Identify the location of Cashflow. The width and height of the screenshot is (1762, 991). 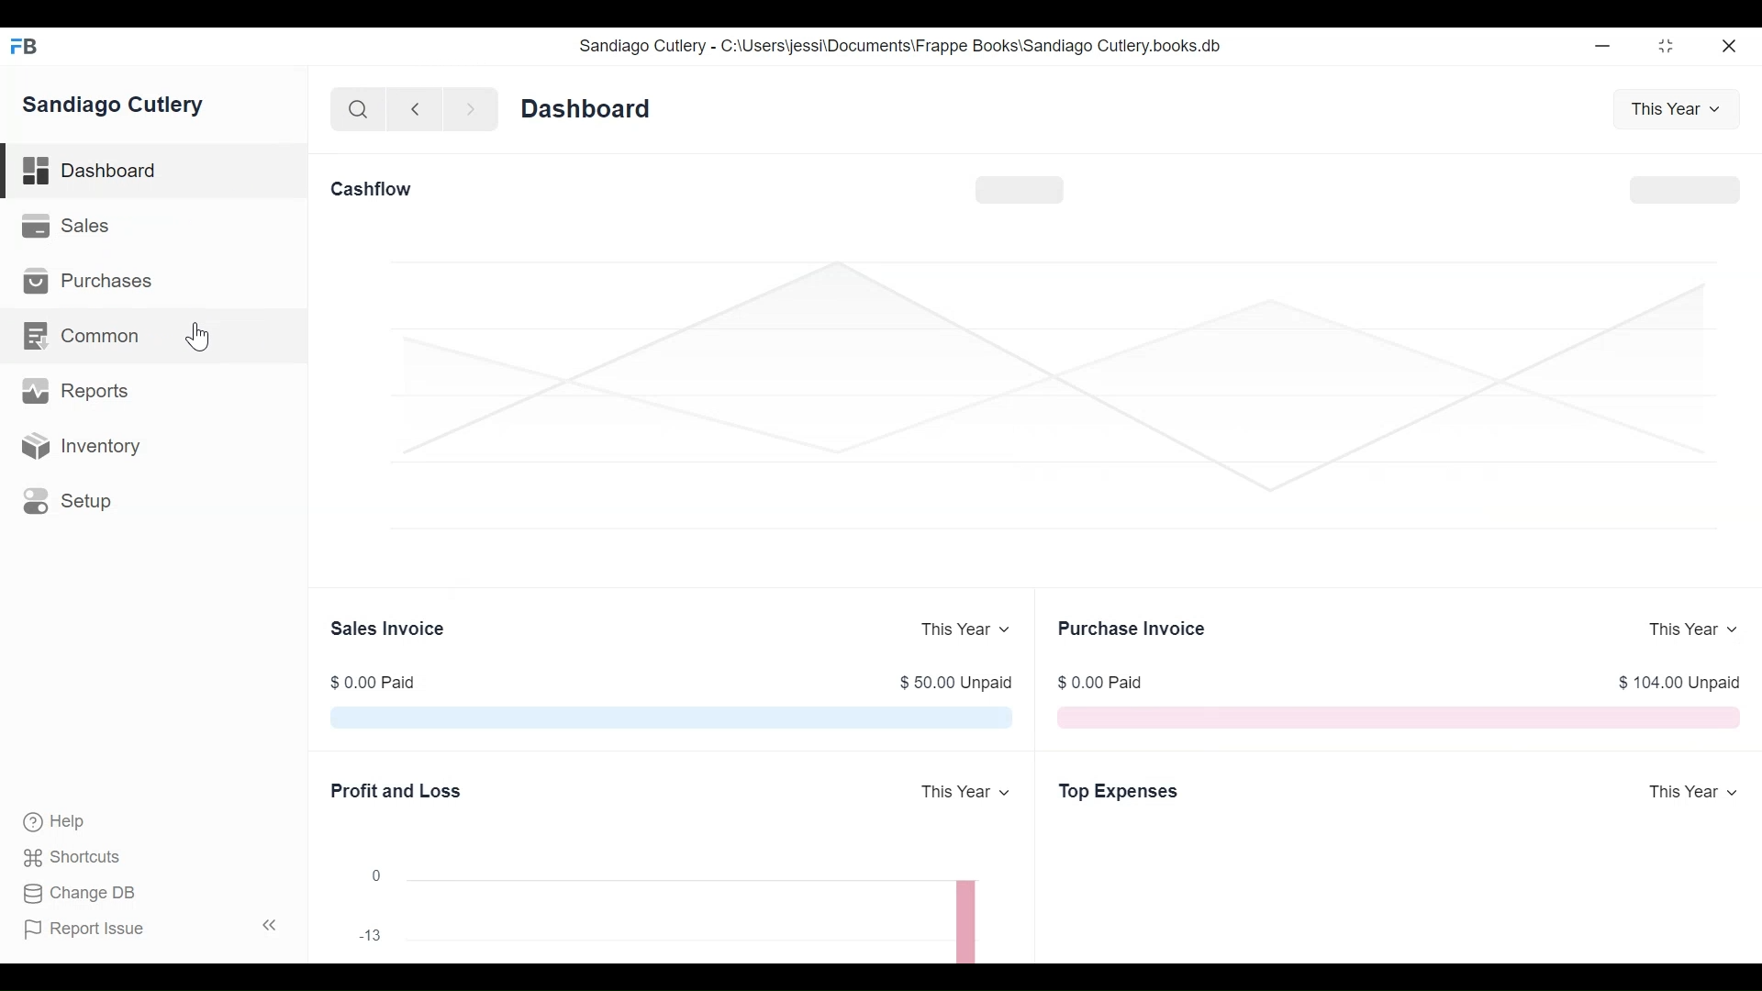
(375, 189).